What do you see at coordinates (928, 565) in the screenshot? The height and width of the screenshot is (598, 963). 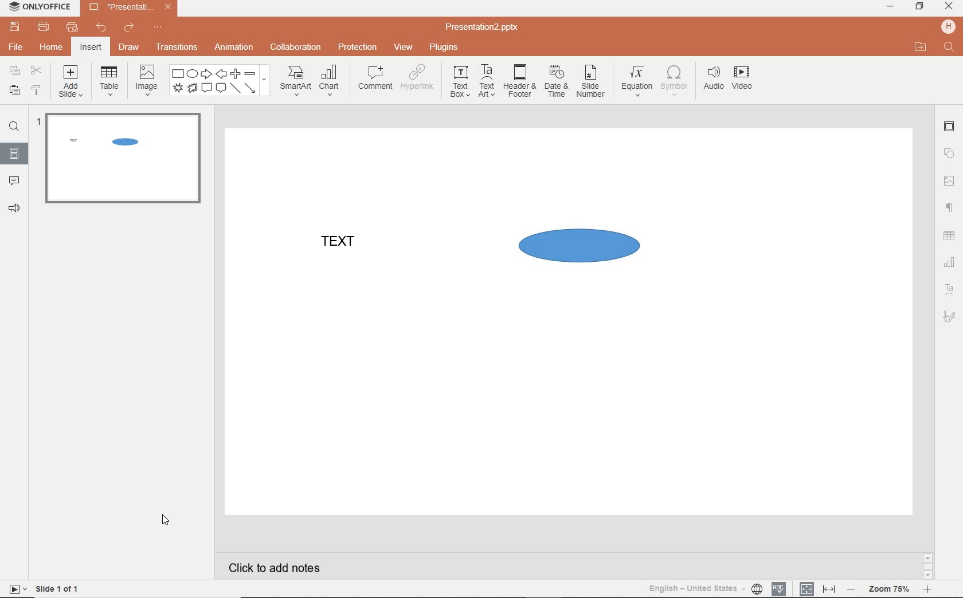 I see `SCROLLBAR` at bounding box center [928, 565].